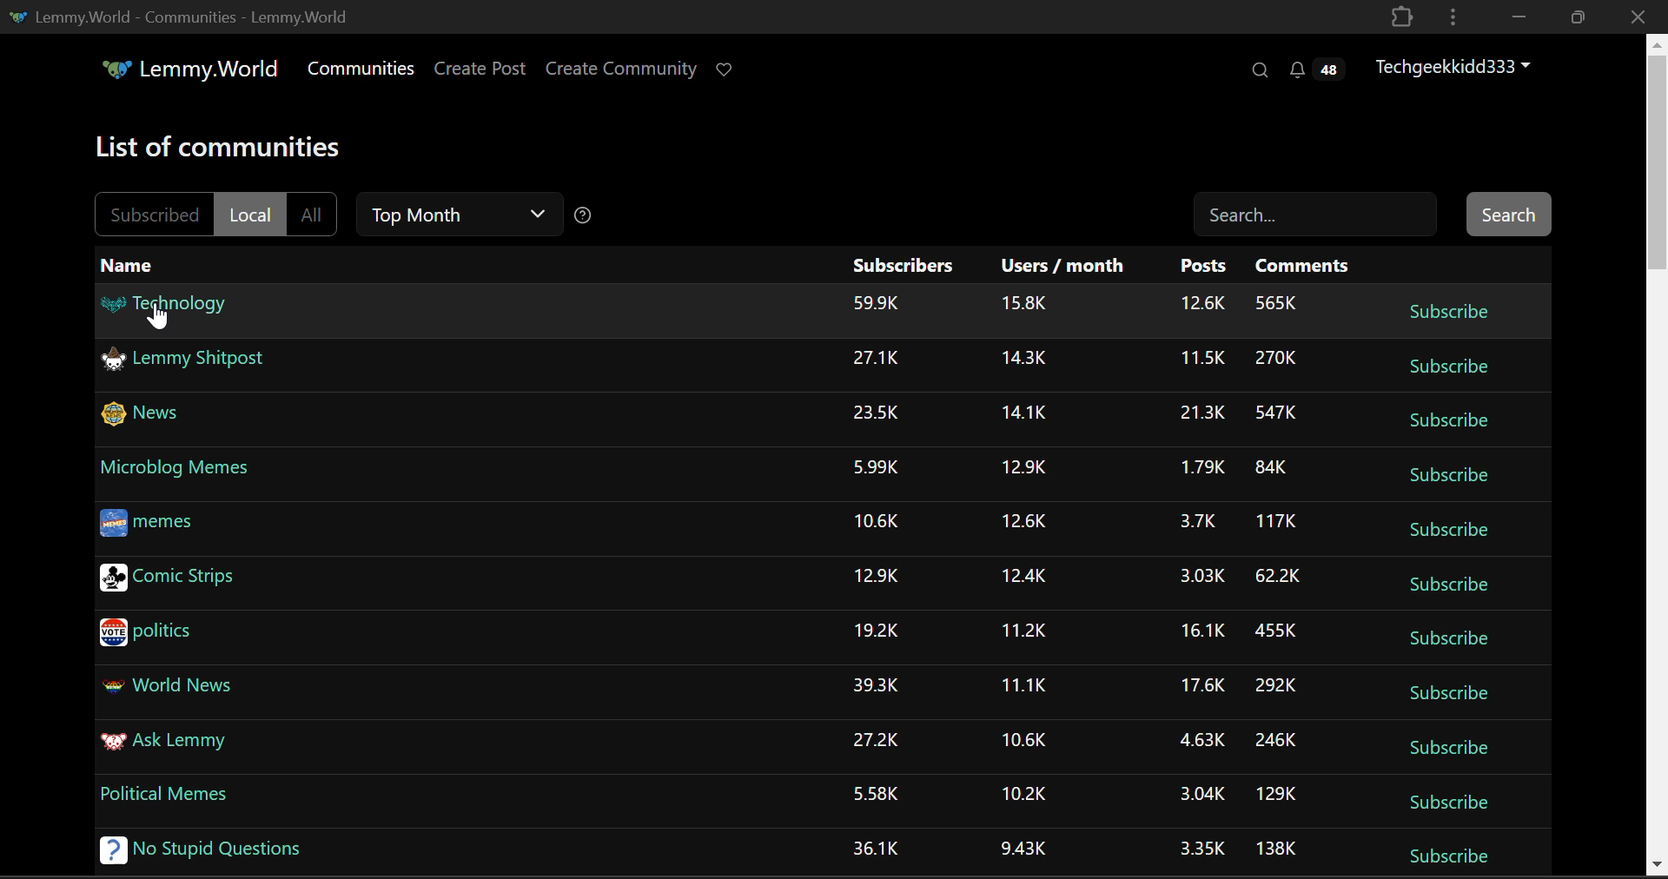  What do you see at coordinates (1201, 466) in the screenshot?
I see `Amount` at bounding box center [1201, 466].